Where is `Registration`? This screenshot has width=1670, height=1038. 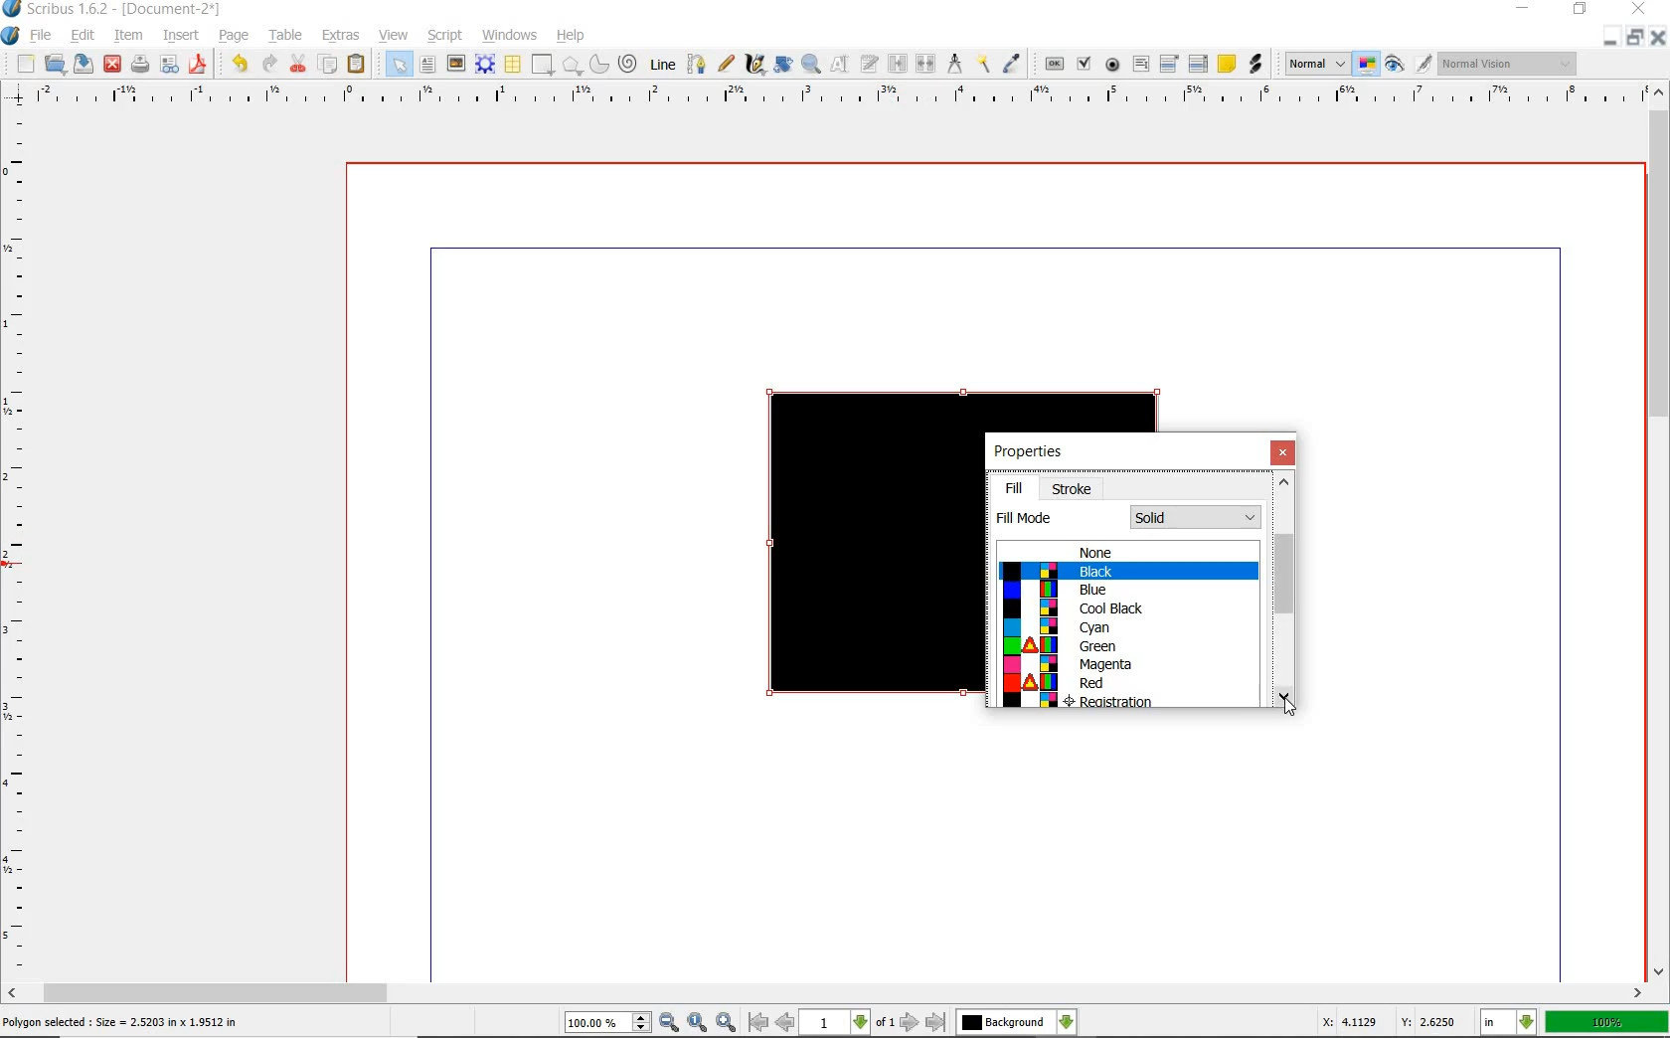
Registration is located at coordinates (1126, 701).